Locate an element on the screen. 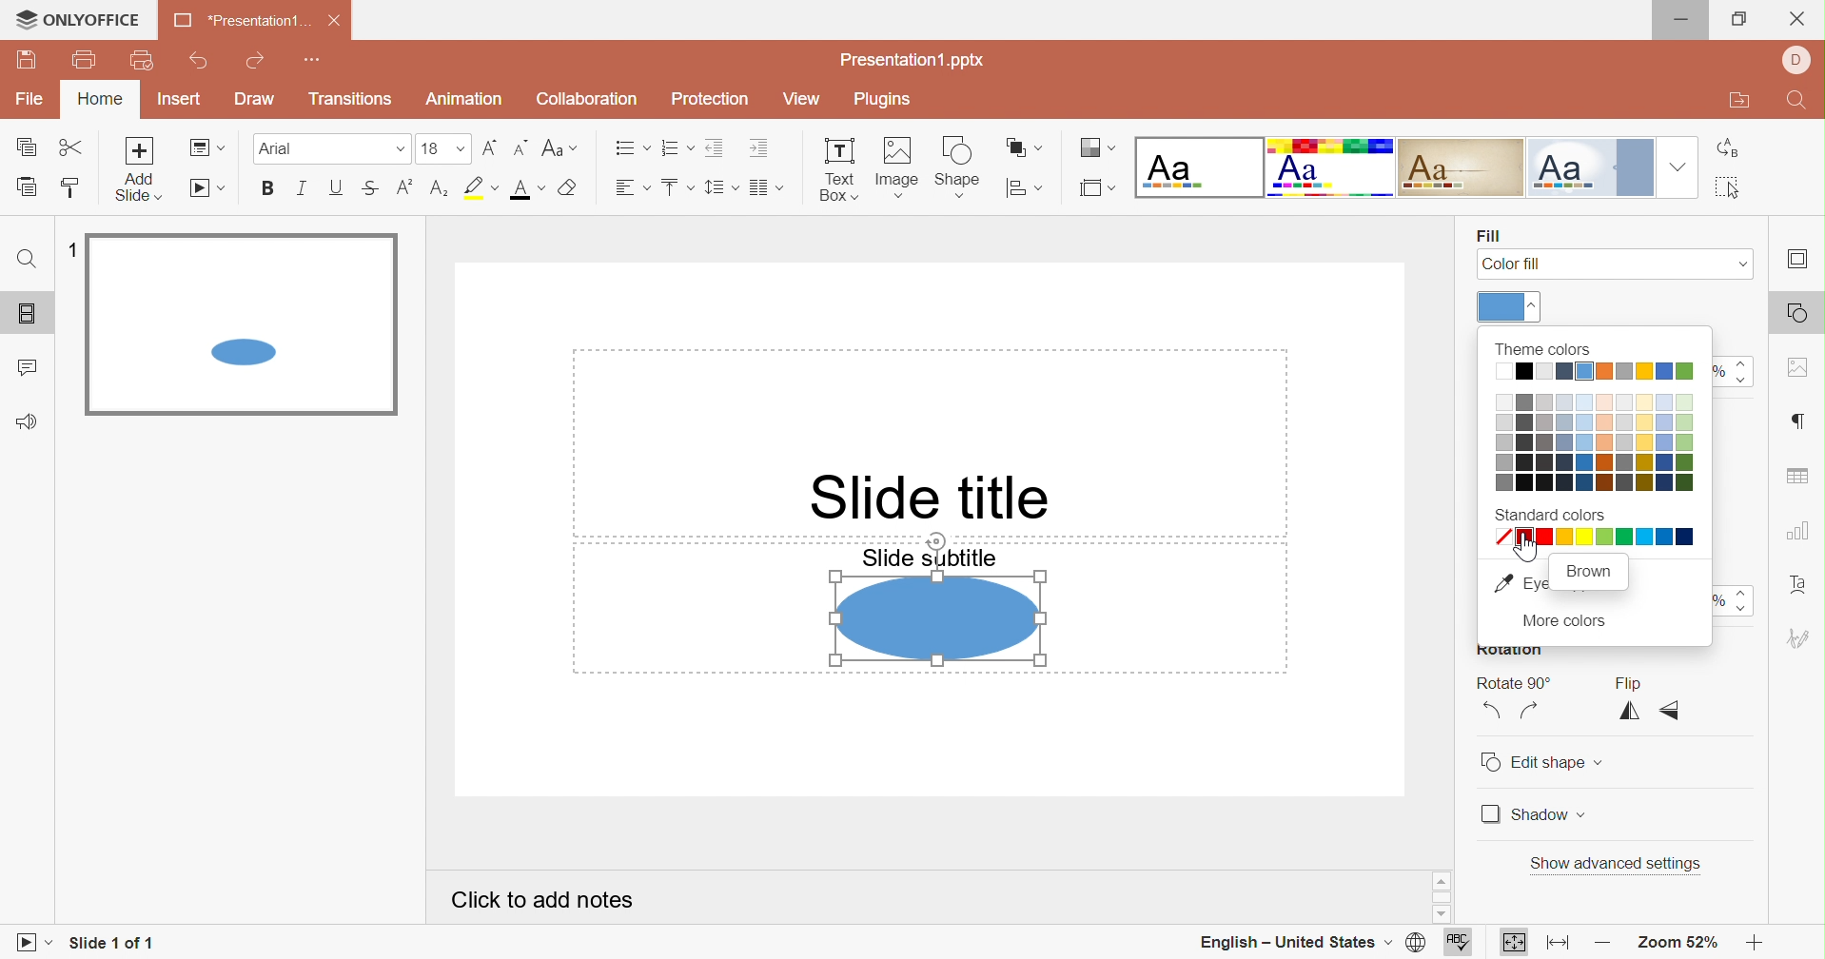 The height and width of the screenshot is (959, 1825). Feedback & Support is located at coordinates (32, 421).